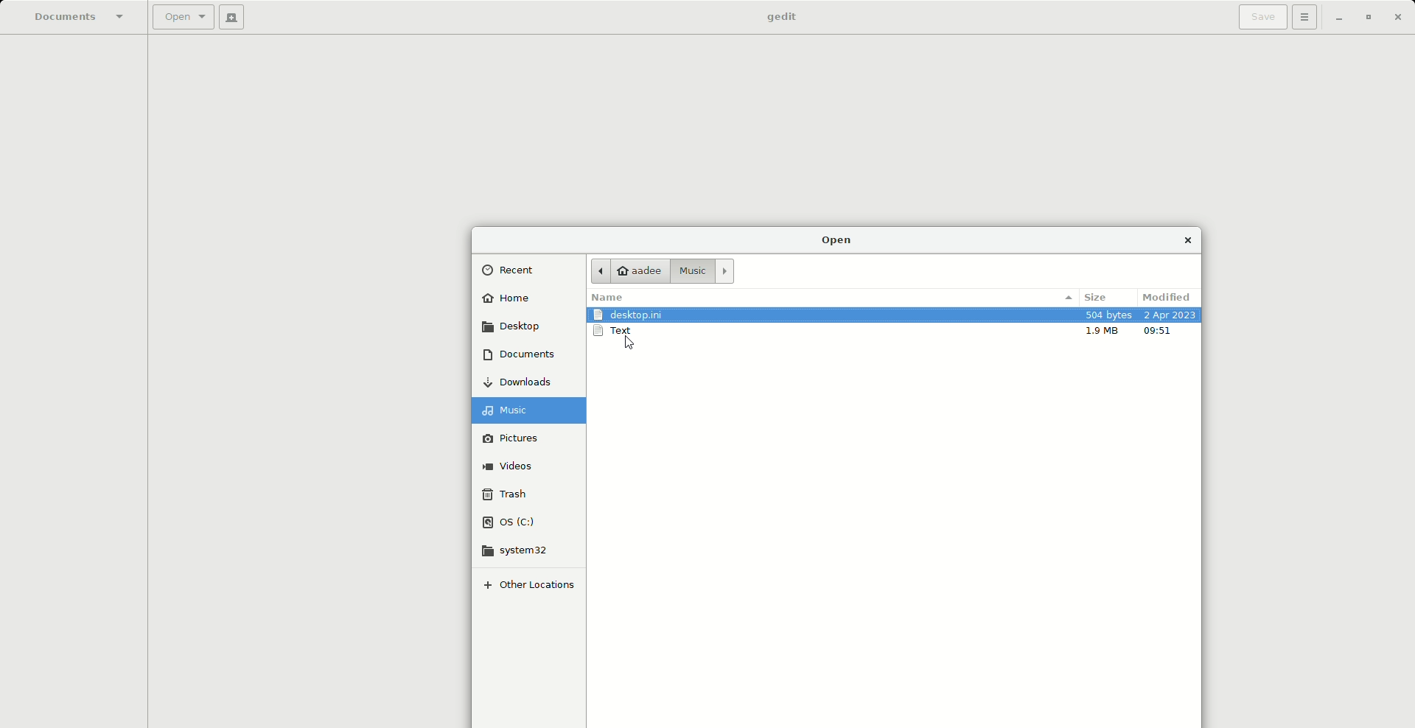  I want to click on Pictures, so click(529, 441).